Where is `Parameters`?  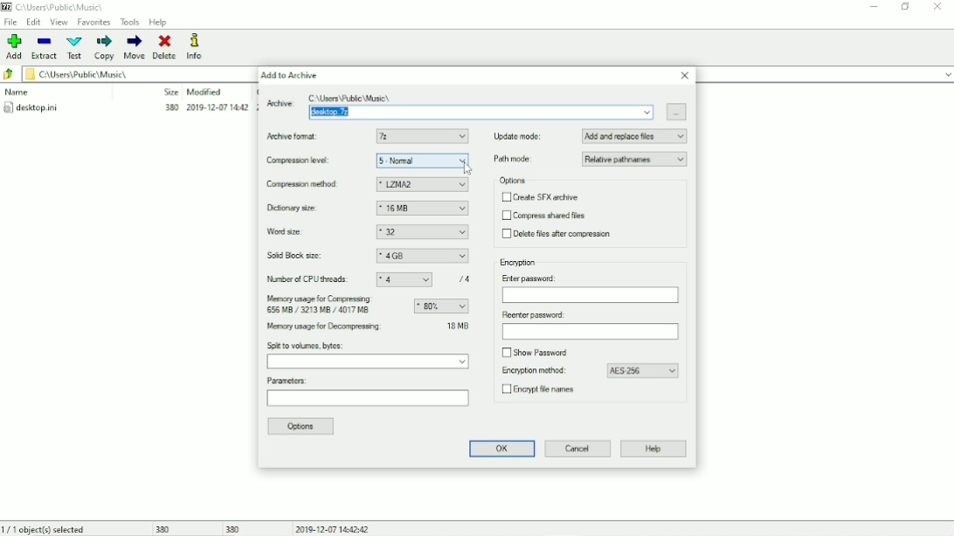 Parameters is located at coordinates (288, 381).